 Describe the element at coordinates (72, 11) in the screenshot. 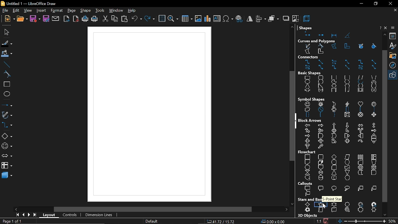

I see `page` at that location.